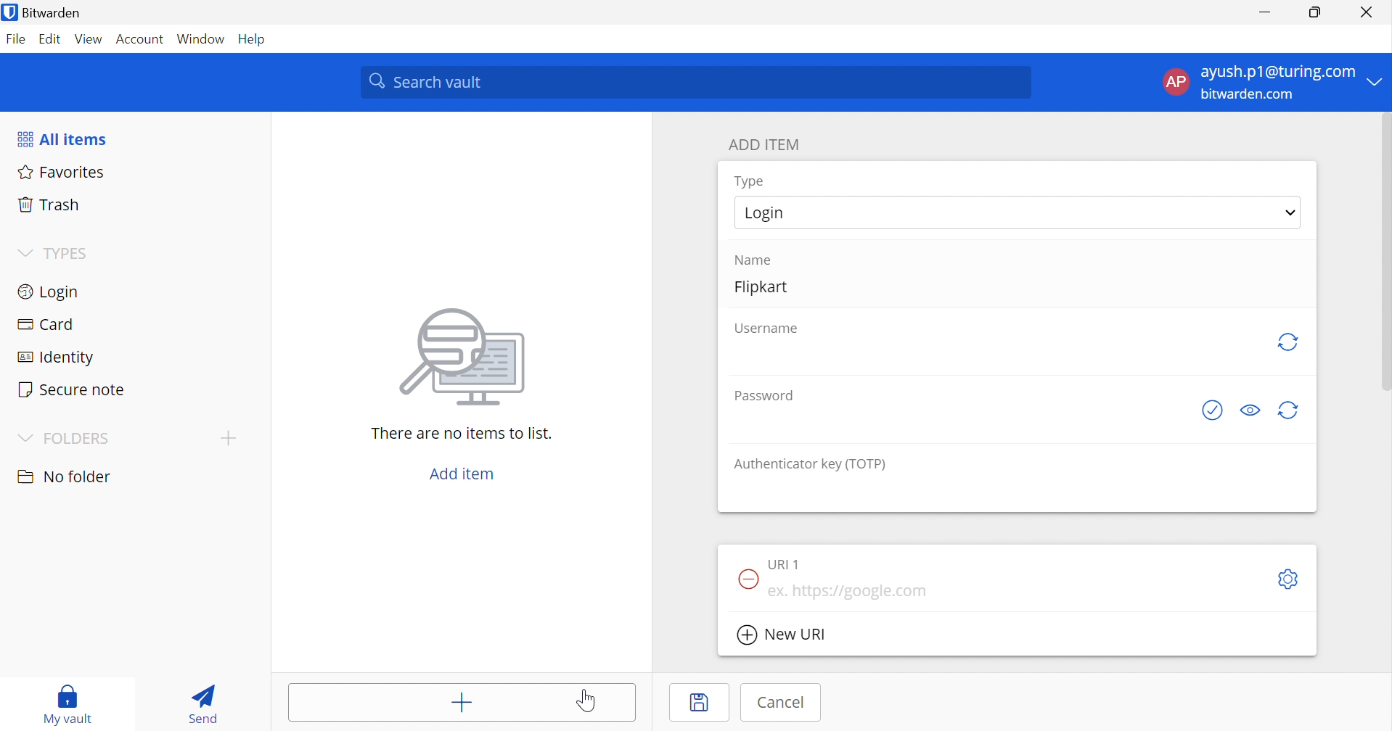  Describe the element at coordinates (767, 328) in the screenshot. I see `Username` at that location.